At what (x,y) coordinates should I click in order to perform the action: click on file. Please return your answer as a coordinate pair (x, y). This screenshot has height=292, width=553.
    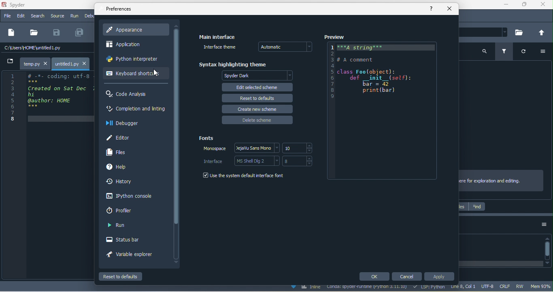
    Looking at the image, I should click on (7, 16).